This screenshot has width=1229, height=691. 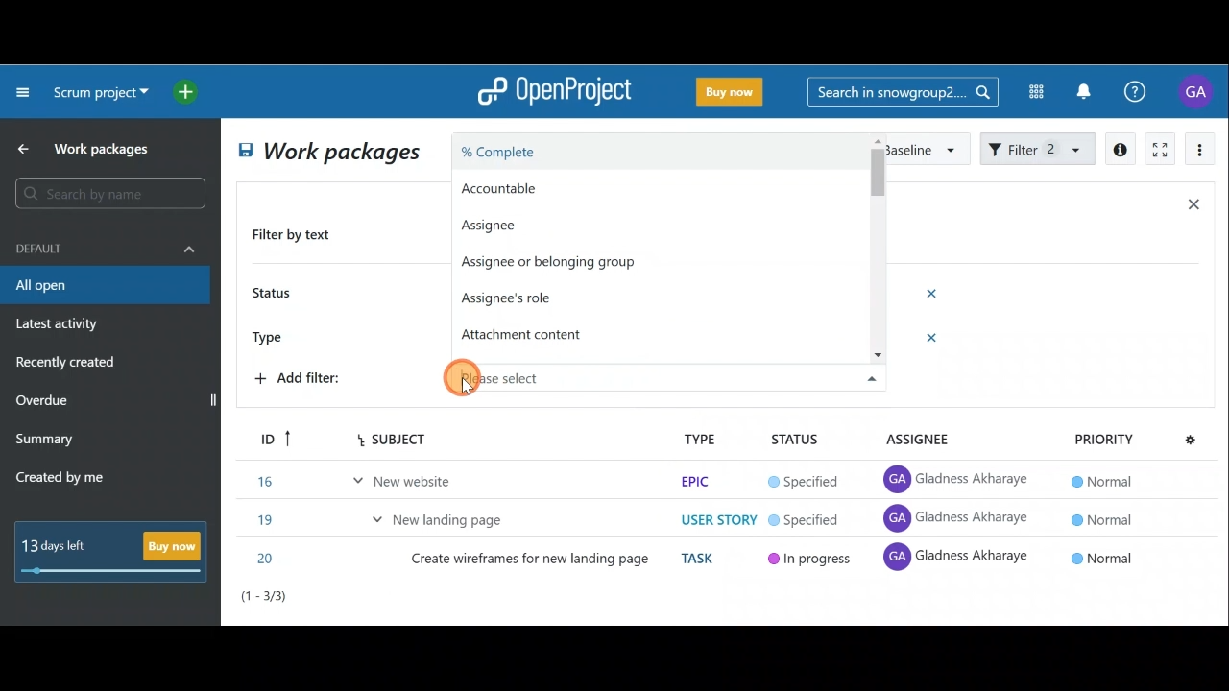 What do you see at coordinates (814, 521) in the screenshot?
I see `Gladnes:` at bounding box center [814, 521].